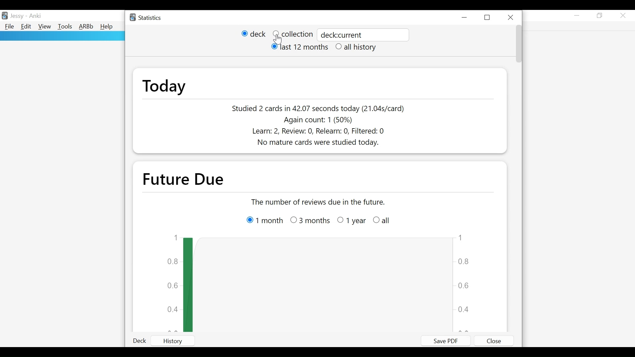 This screenshot has width=635, height=357. What do you see at coordinates (142, 341) in the screenshot?
I see `Deck` at bounding box center [142, 341].